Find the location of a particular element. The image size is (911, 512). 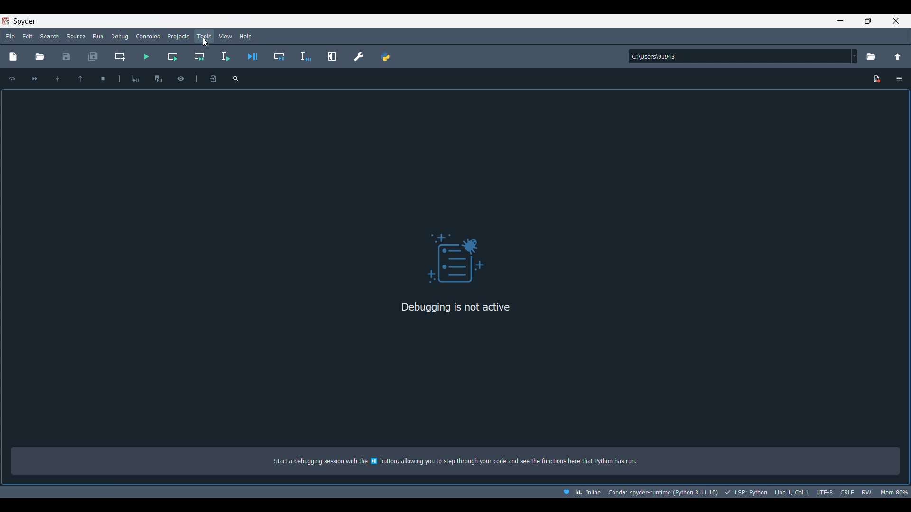

Run selection or current file is located at coordinates (224, 56).